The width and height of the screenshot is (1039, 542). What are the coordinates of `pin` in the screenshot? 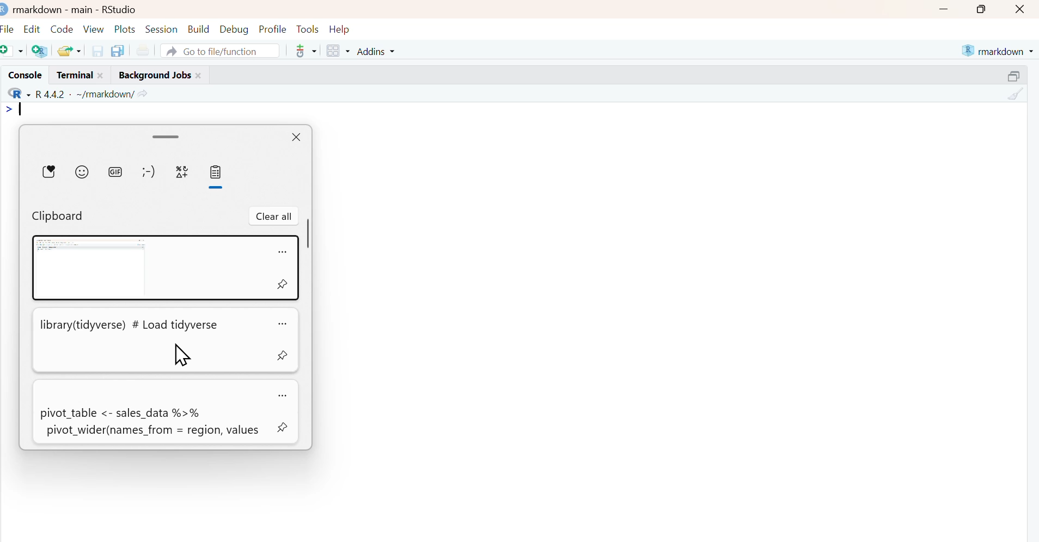 It's located at (283, 283).